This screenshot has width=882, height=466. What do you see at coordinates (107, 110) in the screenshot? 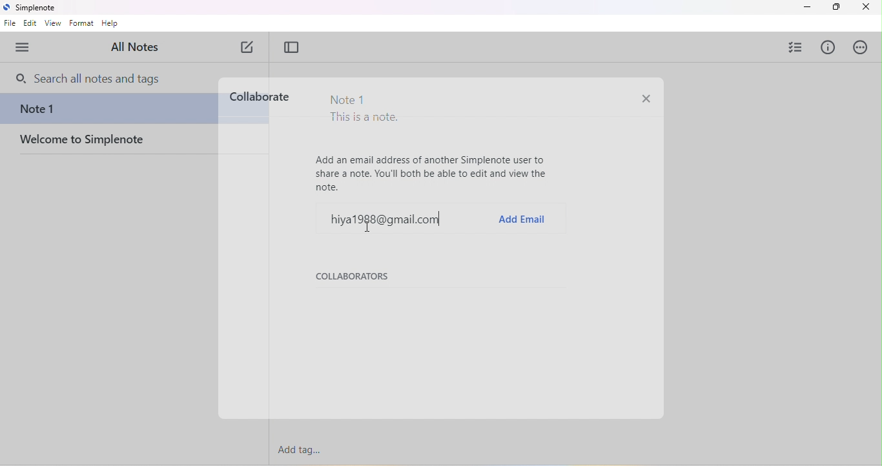
I see `note` at bounding box center [107, 110].